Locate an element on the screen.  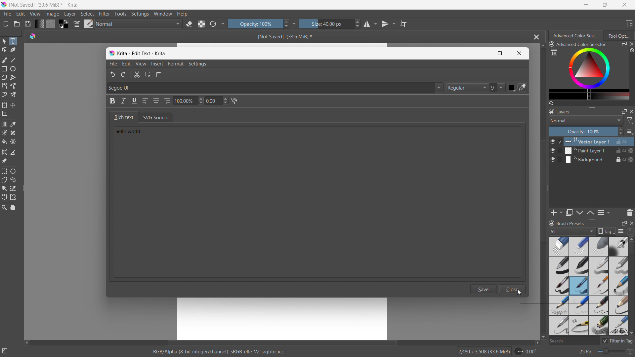
more settings is located at coordinates (554, 53).